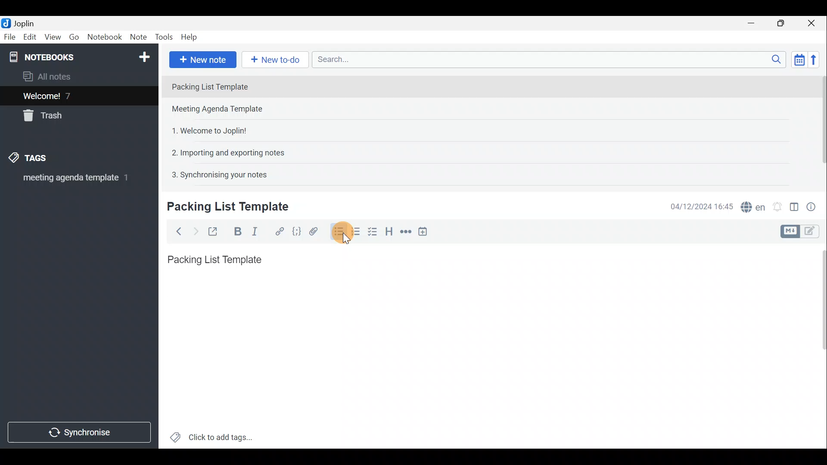 The width and height of the screenshot is (827, 465). What do you see at coordinates (819, 345) in the screenshot?
I see `Scroll bar` at bounding box center [819, 345].